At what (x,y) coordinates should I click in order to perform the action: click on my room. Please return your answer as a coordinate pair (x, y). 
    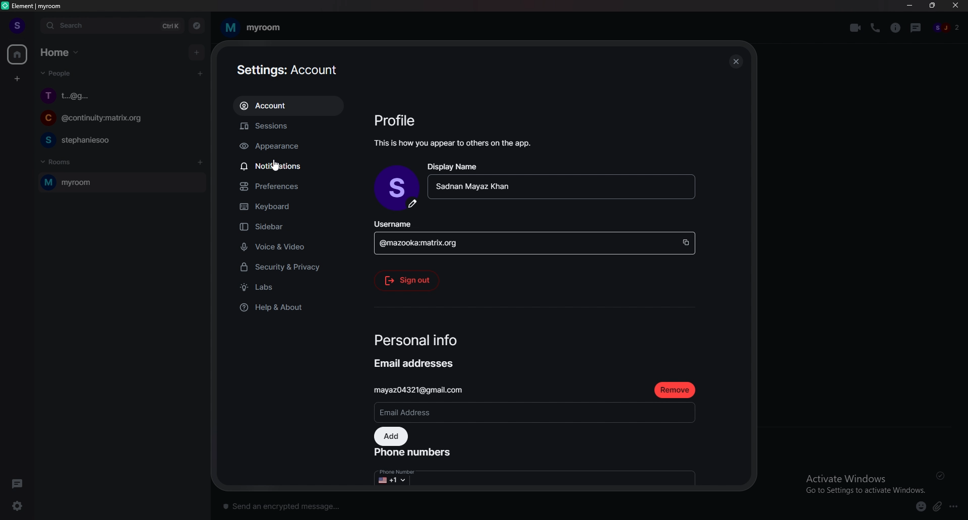
    Looking at the image, I should click on (255, 26).